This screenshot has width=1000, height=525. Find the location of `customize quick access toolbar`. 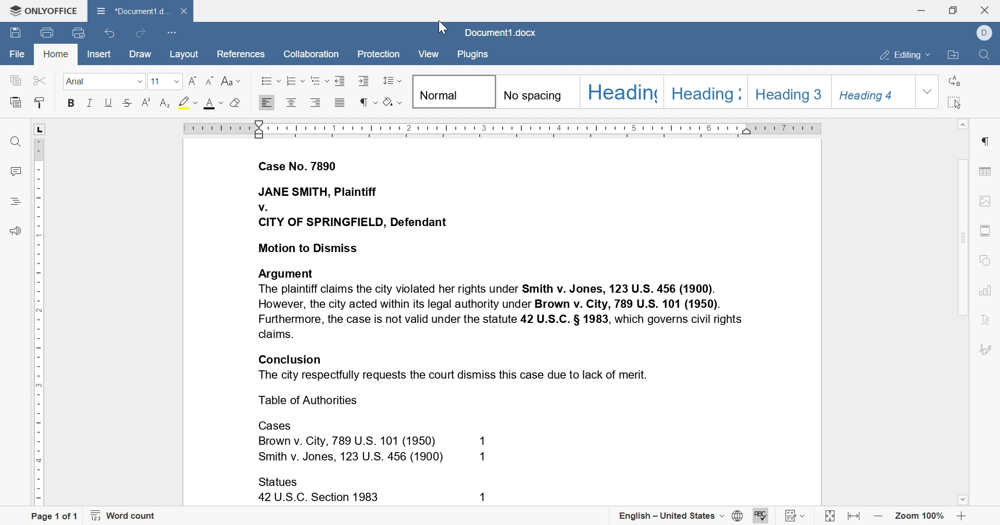

customize quick access toolbar is located at coordinates (171, 33).